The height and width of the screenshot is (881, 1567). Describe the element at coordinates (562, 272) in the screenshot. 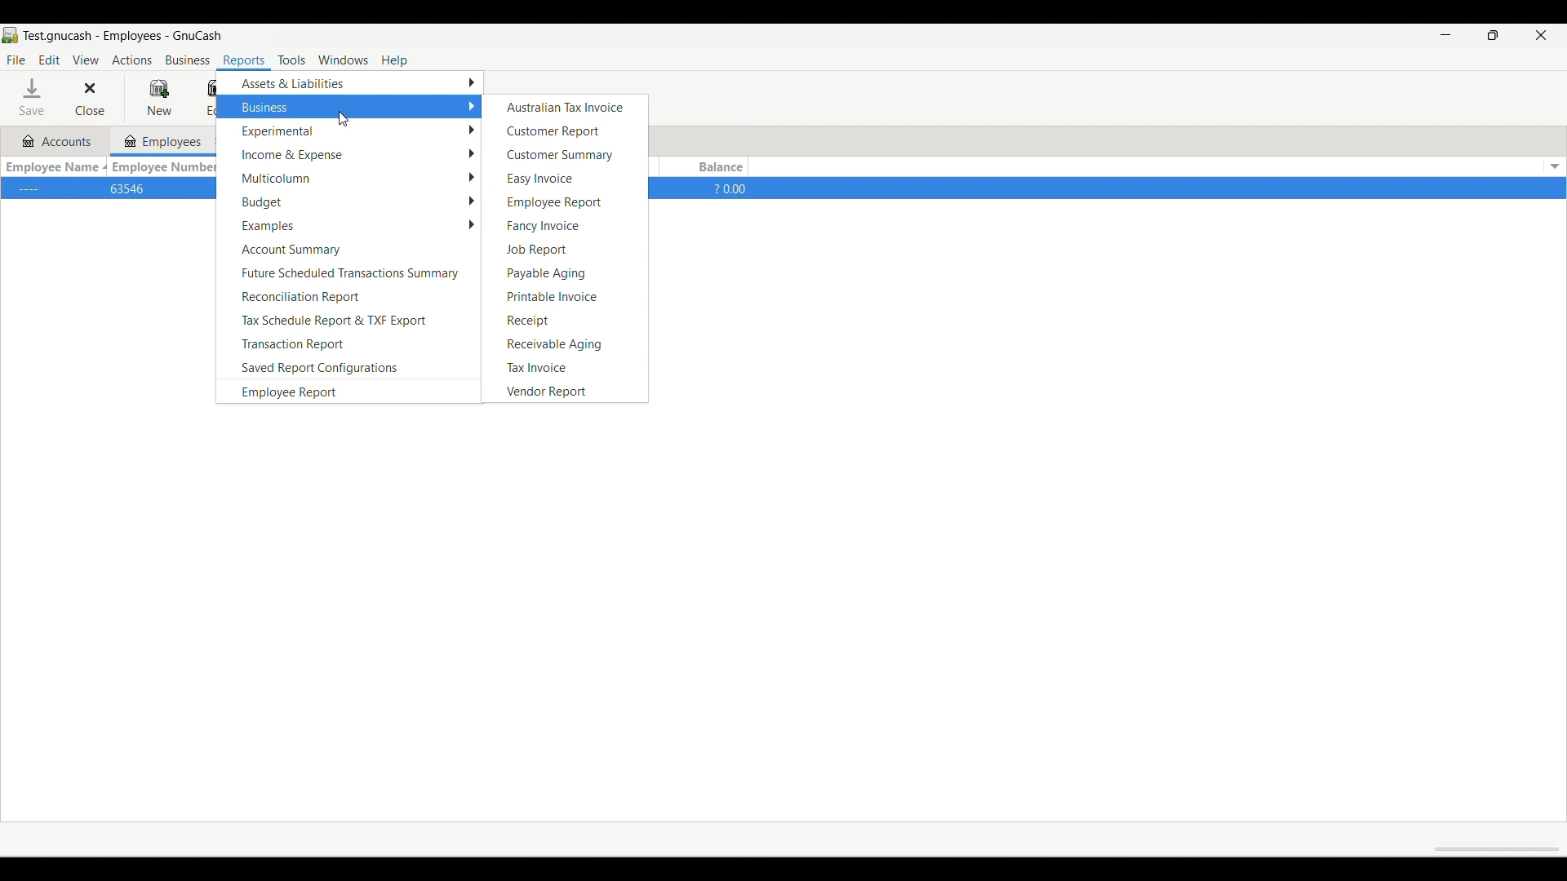

I see `Payable aging` at that location.